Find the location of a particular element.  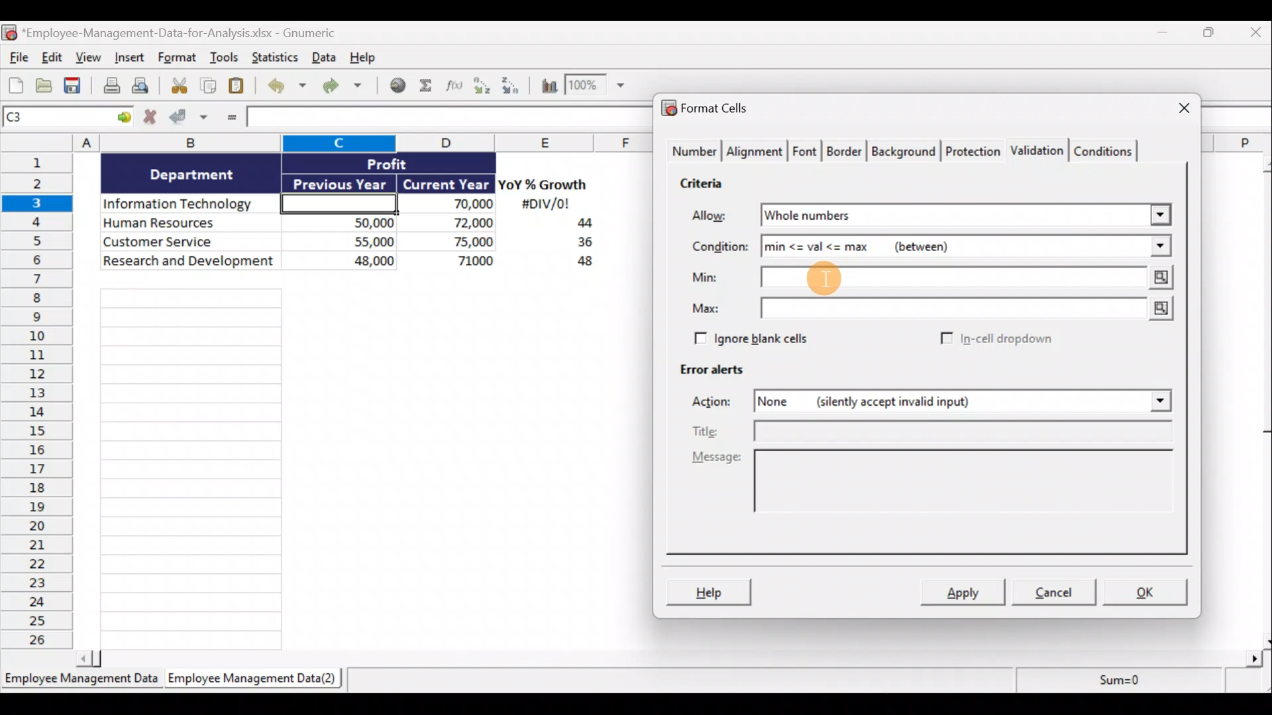

Go to is located at coordinates (124, 118).